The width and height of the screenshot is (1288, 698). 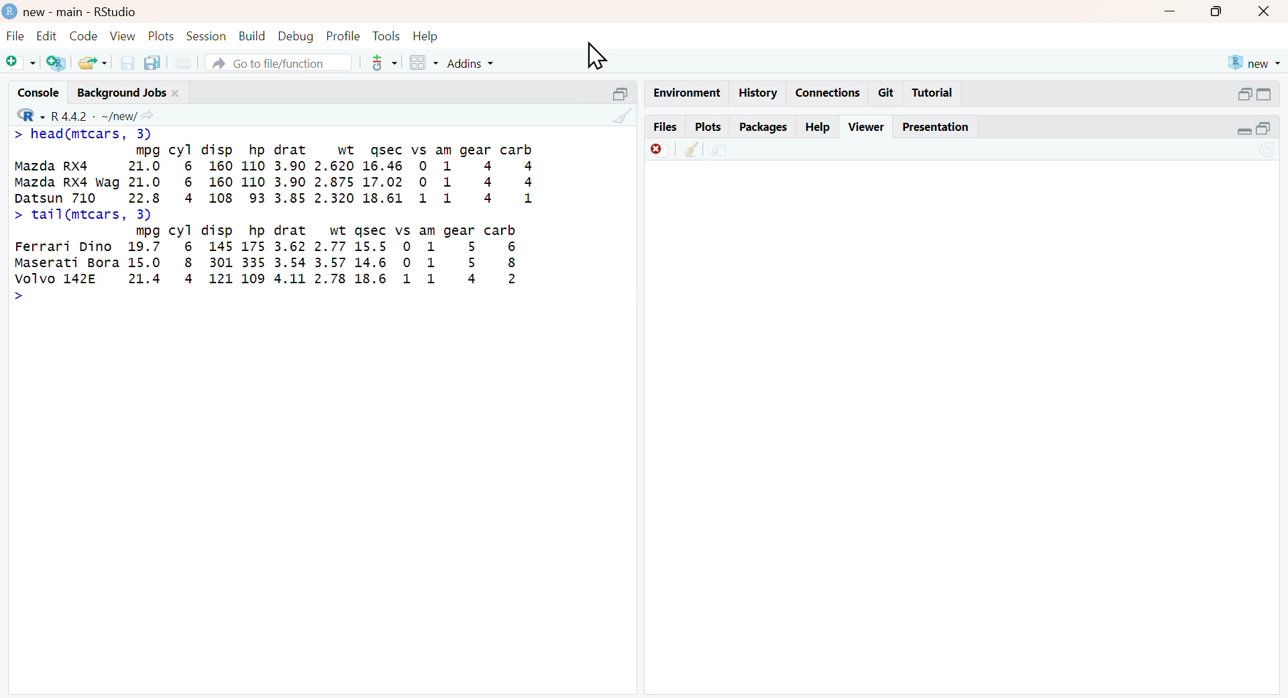 I want to click on Plots, so click(x=160, y=34).